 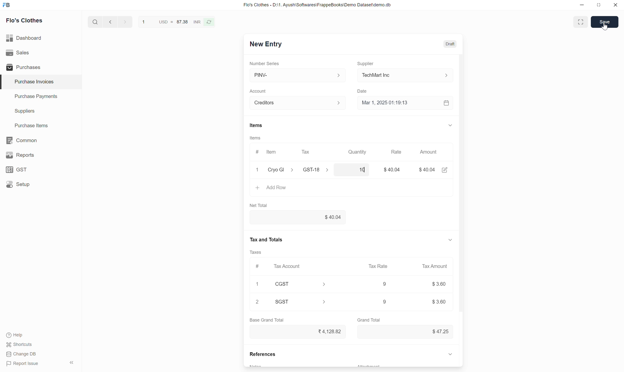 I want to click on Tax and Totals, so click(x=267, y=239).